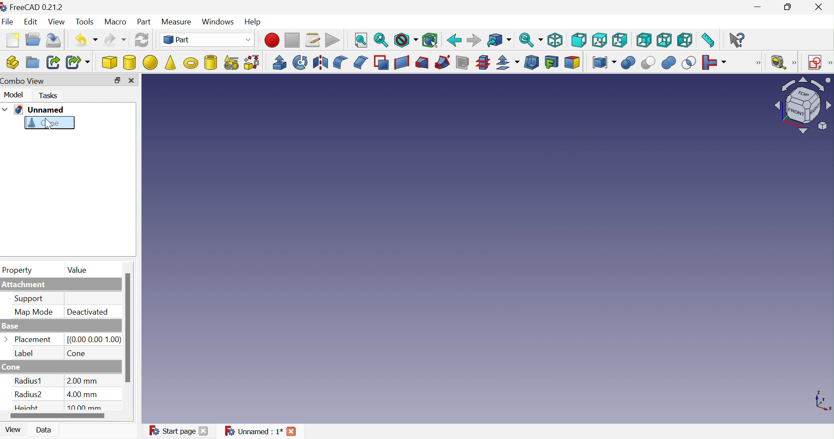 Image resolution: width=834 pixels, height=439 pixels. What do you see at coordinates (816, 62) in the screenshot?
I see `Create sketch` at bounding box center [816, 62].